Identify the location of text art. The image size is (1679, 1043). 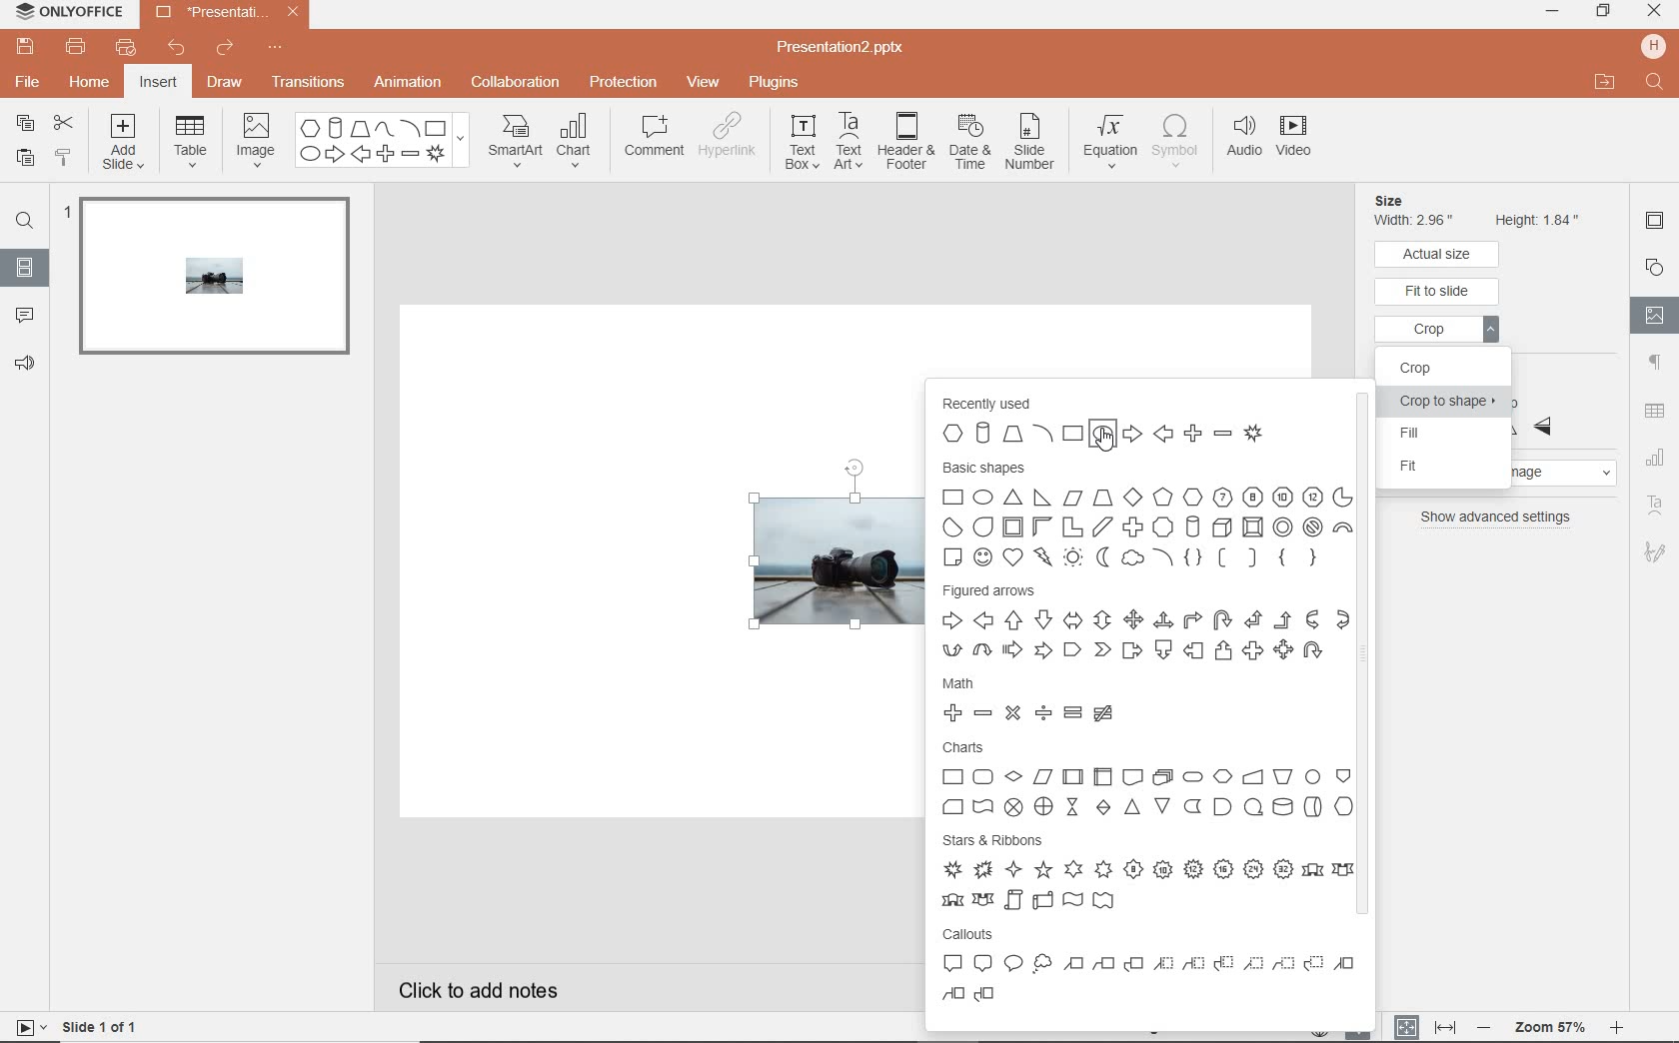
(848, 144).